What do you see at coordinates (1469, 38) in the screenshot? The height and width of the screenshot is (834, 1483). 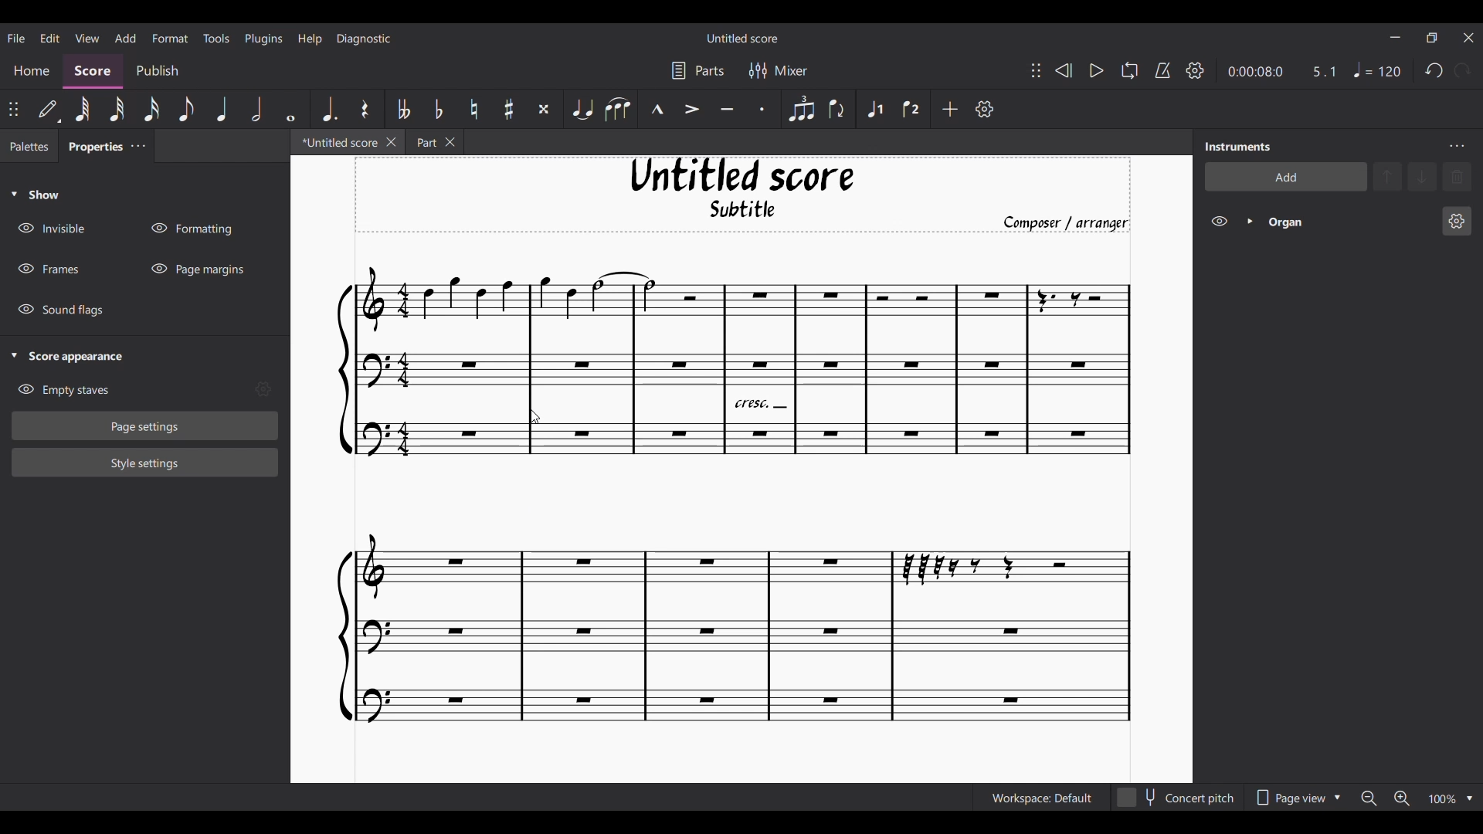 I see `Close interface` at bounding box center [1469, 38].